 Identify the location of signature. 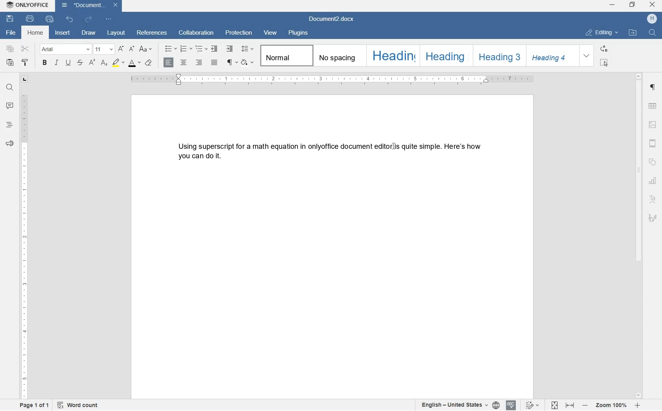
(653, 218).